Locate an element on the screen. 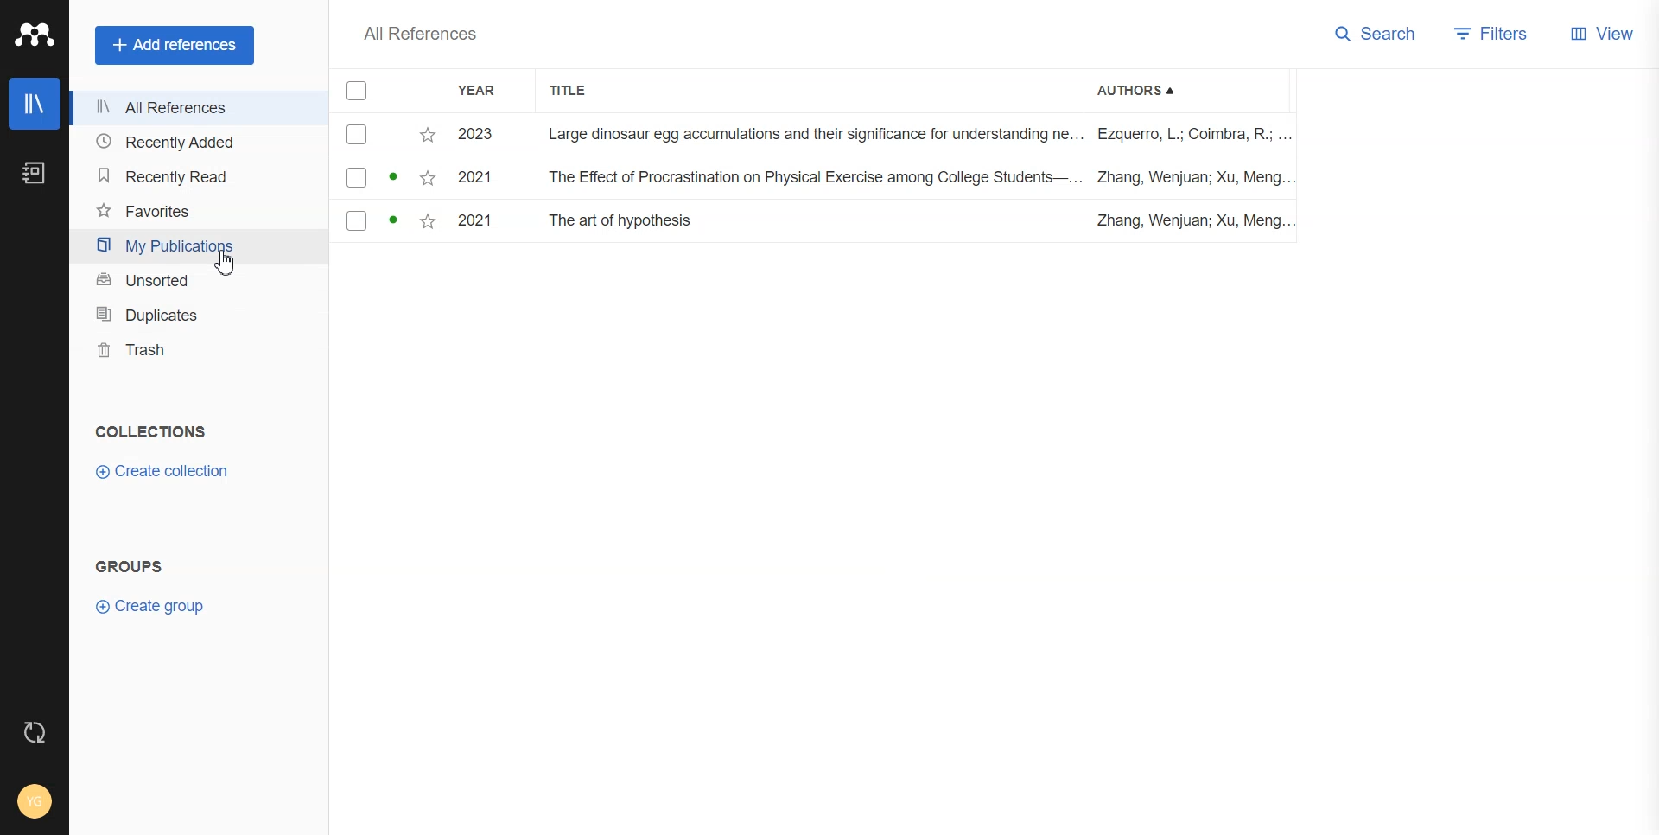 The width and height of the screenshot is (1659, 835). Search is located at coordinates (1377, 33).